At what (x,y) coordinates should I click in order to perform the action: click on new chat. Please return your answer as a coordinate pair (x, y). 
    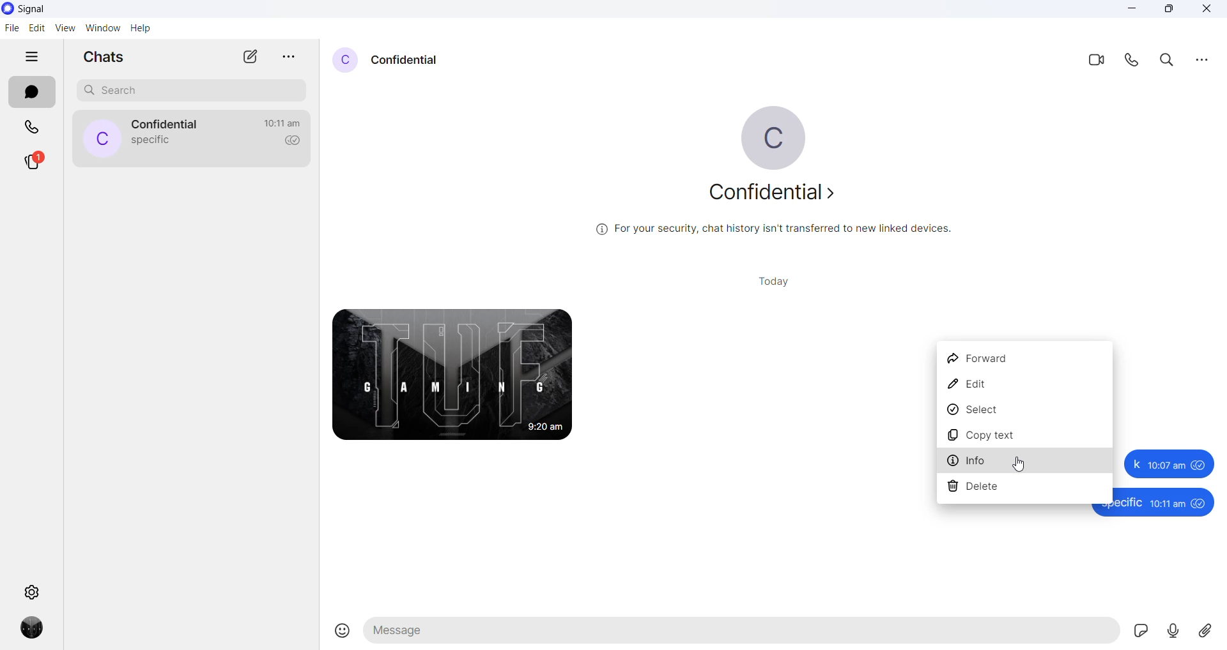
    Looking at the image, I should click on (251, 57).